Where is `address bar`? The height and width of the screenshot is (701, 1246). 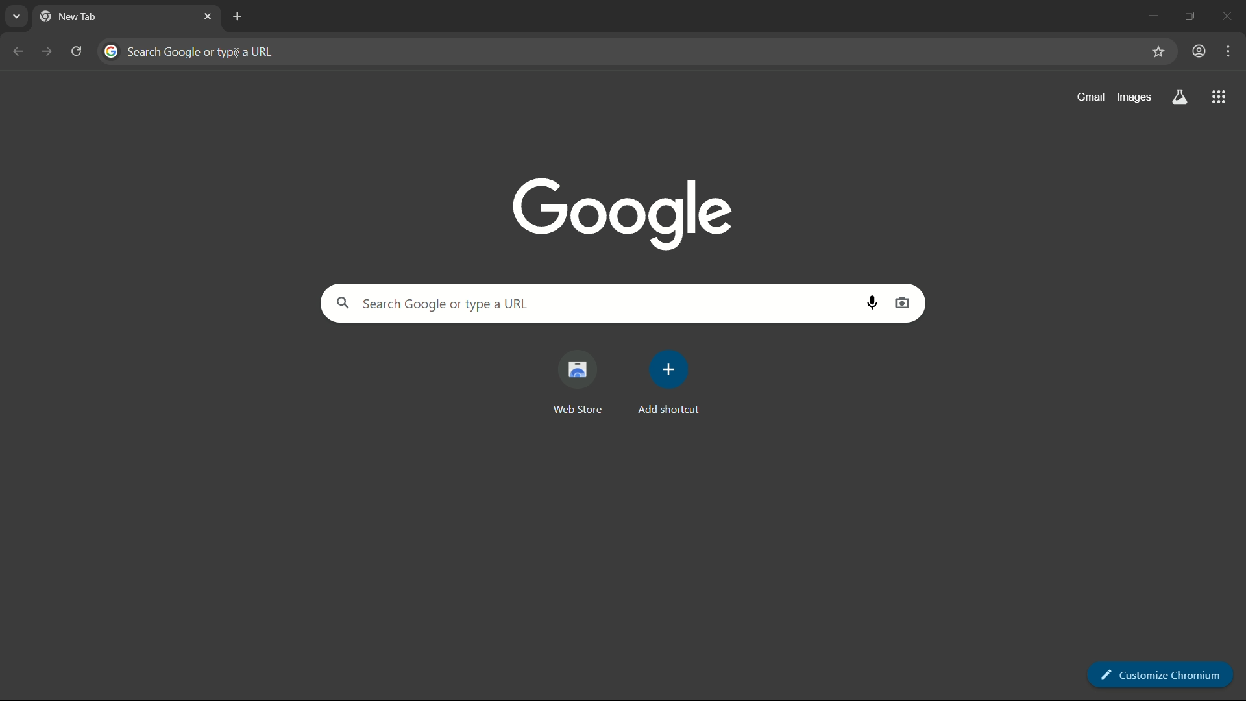 address bar is located at coordinates (618, 51).